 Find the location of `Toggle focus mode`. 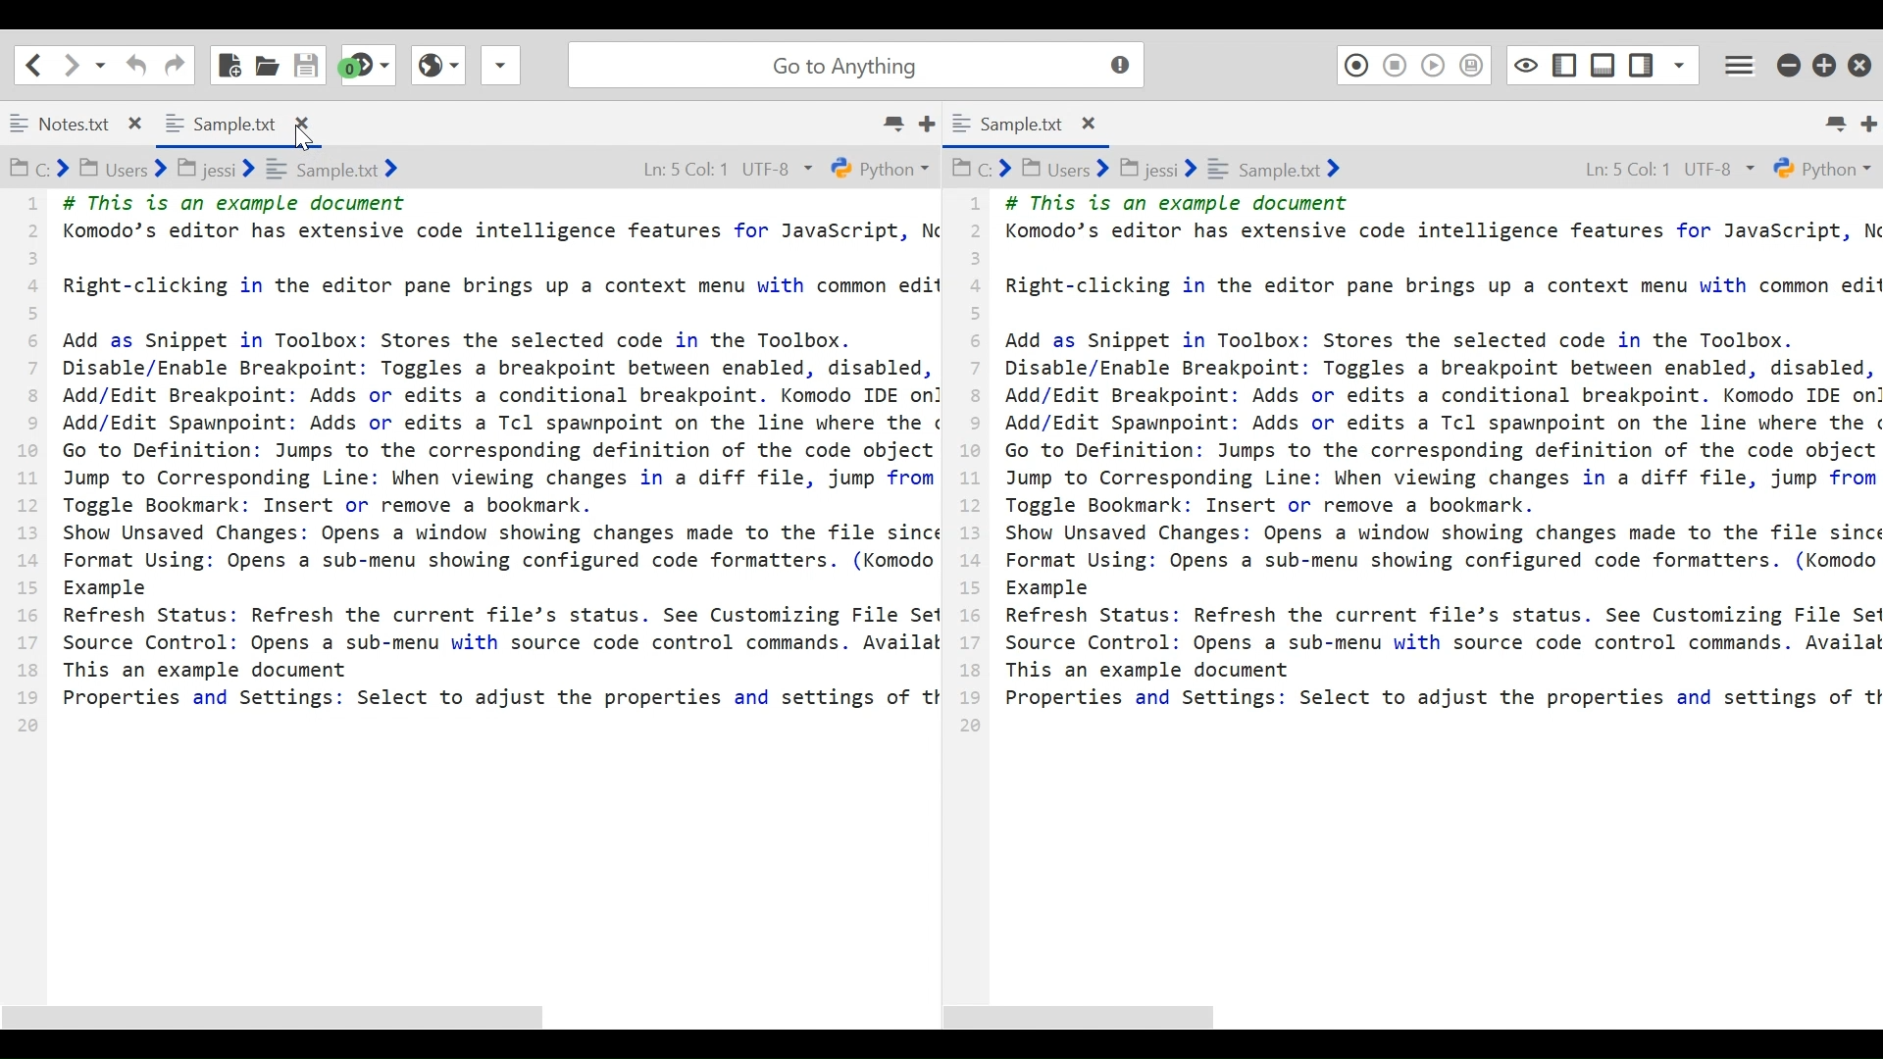

Toggle focus mode is located at coordinates (1526, 64).